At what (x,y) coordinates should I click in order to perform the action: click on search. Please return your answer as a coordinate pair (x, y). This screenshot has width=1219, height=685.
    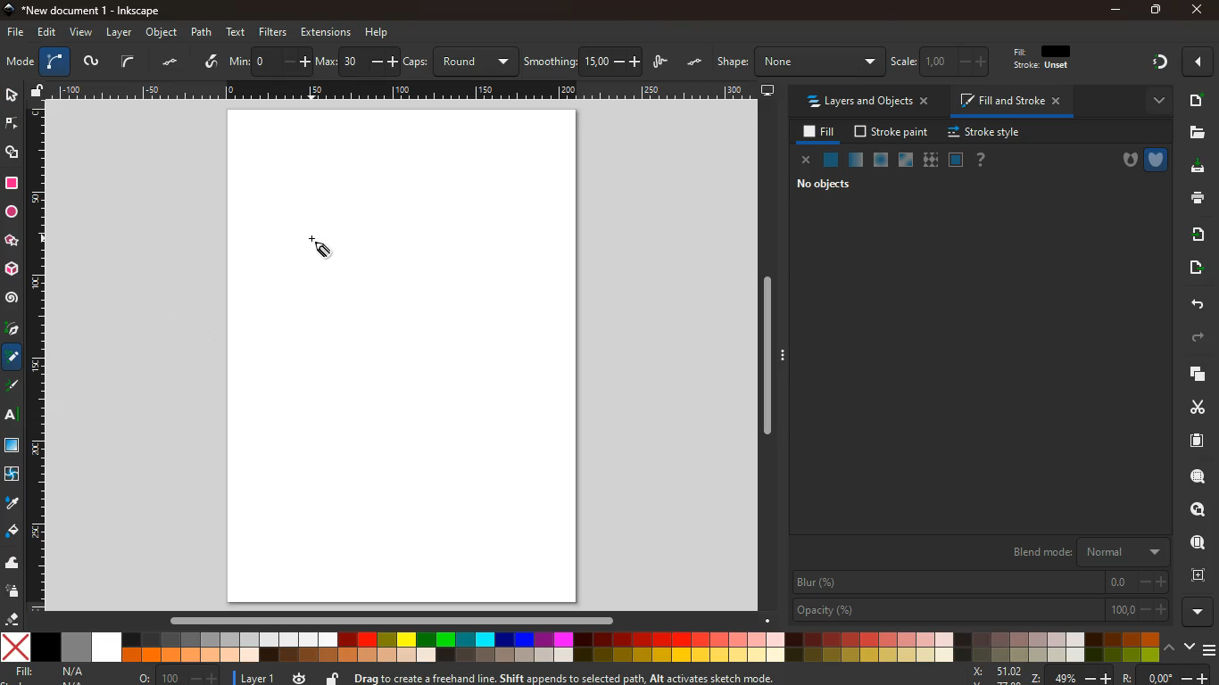
    Looking at the image, I should click on (1194, 476).